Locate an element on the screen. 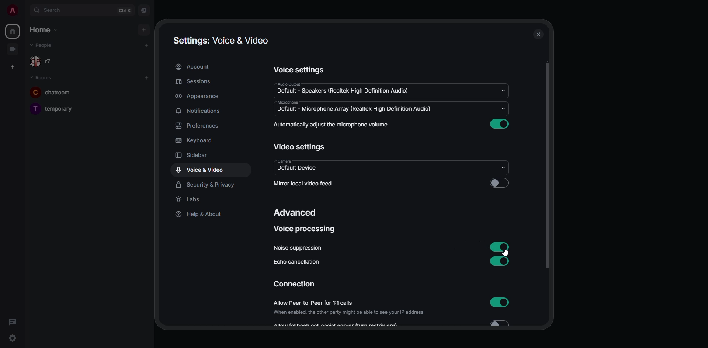  notifications is located at coordinates (201, 112).